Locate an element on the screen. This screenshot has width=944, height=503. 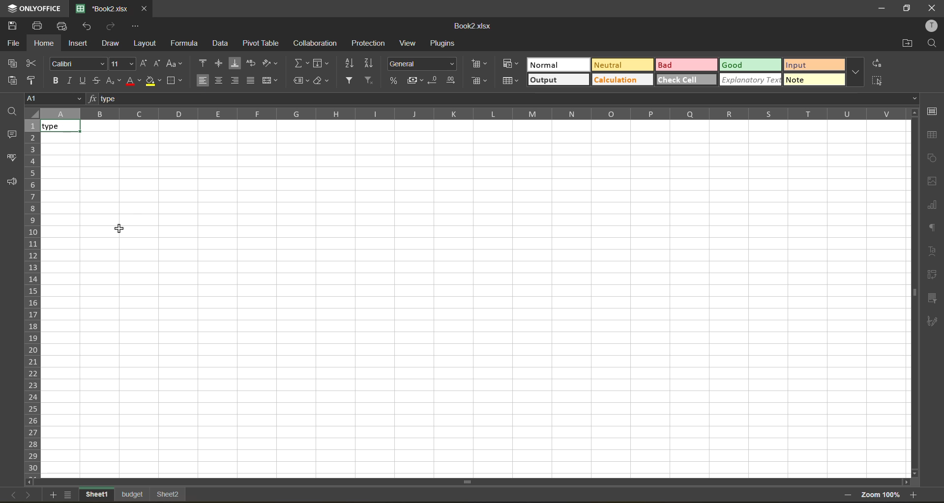
comments is located at coordinates (11, 135).